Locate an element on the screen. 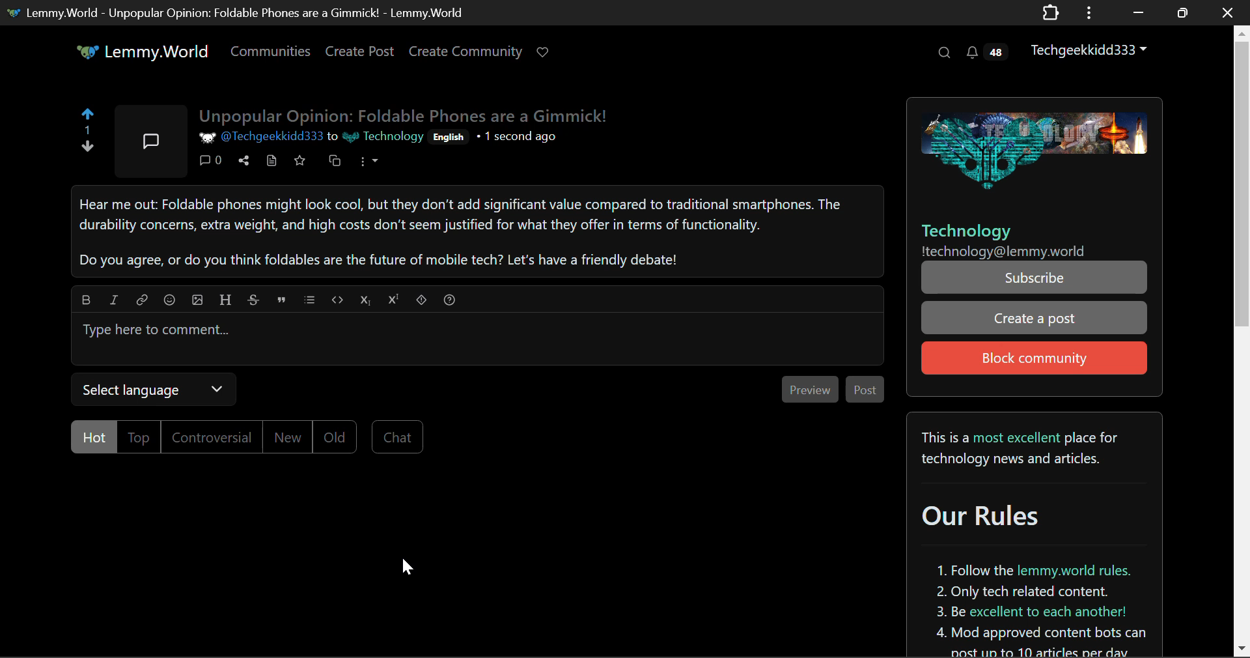 Image resolution: width=1250 pixels, height=658 pixels. Controversial Comment Filter Unselected is located at coordinates (214, 438).